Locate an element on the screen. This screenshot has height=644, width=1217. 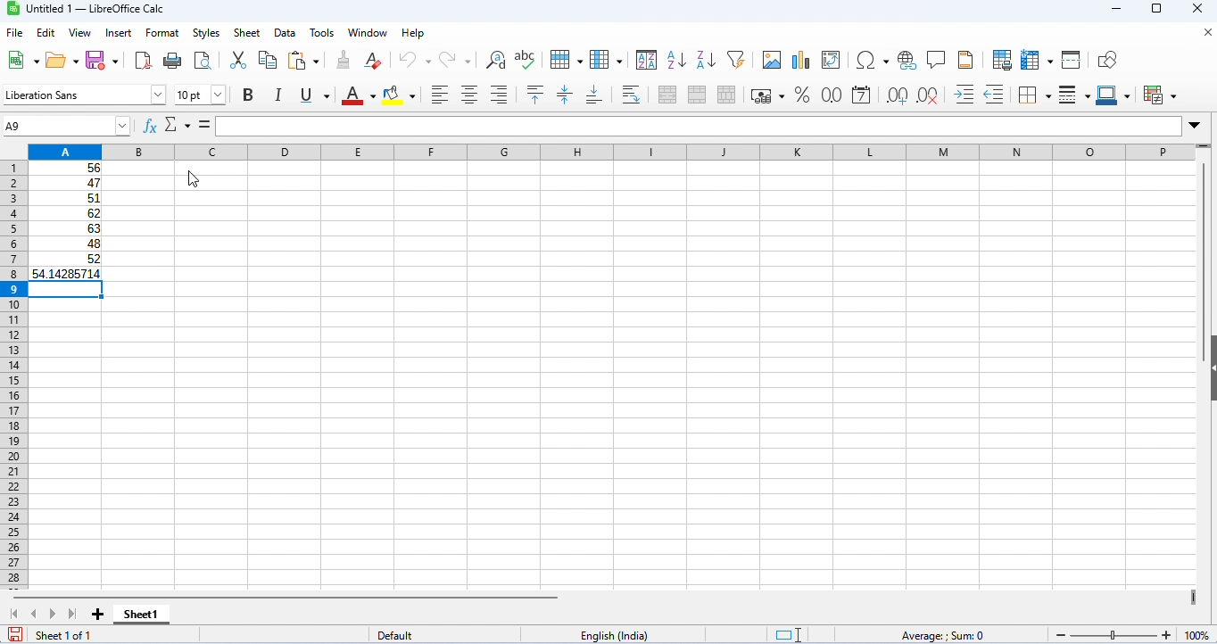
vertical scroll bar is located at coordinates (1204, 242).